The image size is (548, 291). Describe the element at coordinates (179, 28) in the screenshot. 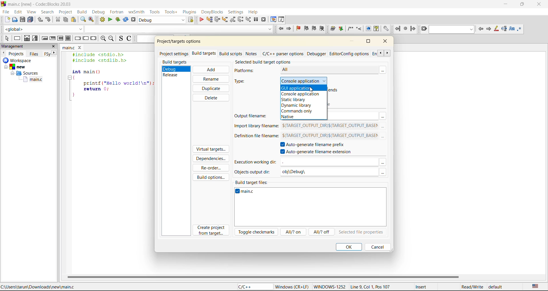

I see `code completion search` at that location.